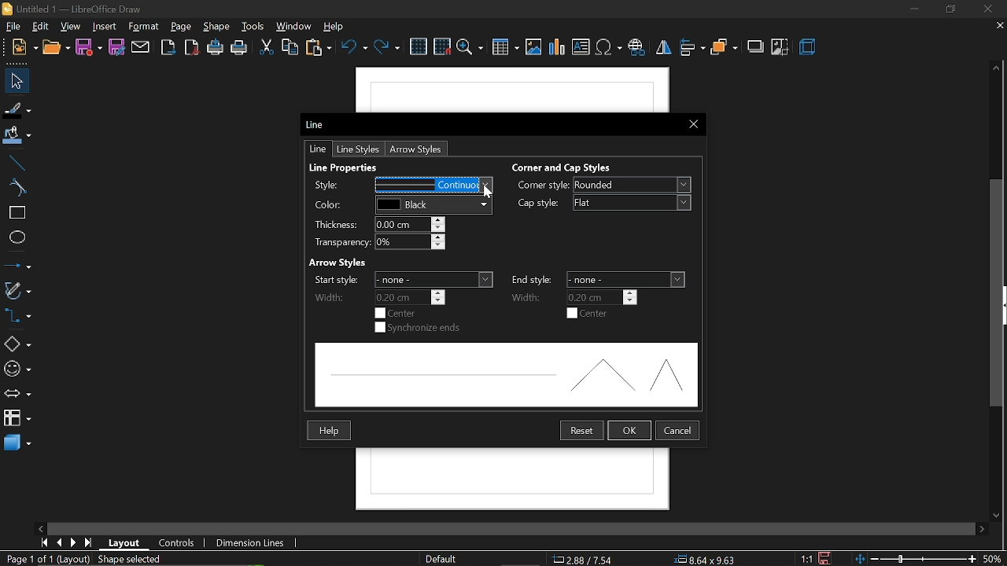 The width and height of the screenshot is (1007, 566). What do you see at coordinates (46, 560) in the screenshot?
I see `current page (Page 1 of 1 (Layout))` at bounding box center [46, 560].